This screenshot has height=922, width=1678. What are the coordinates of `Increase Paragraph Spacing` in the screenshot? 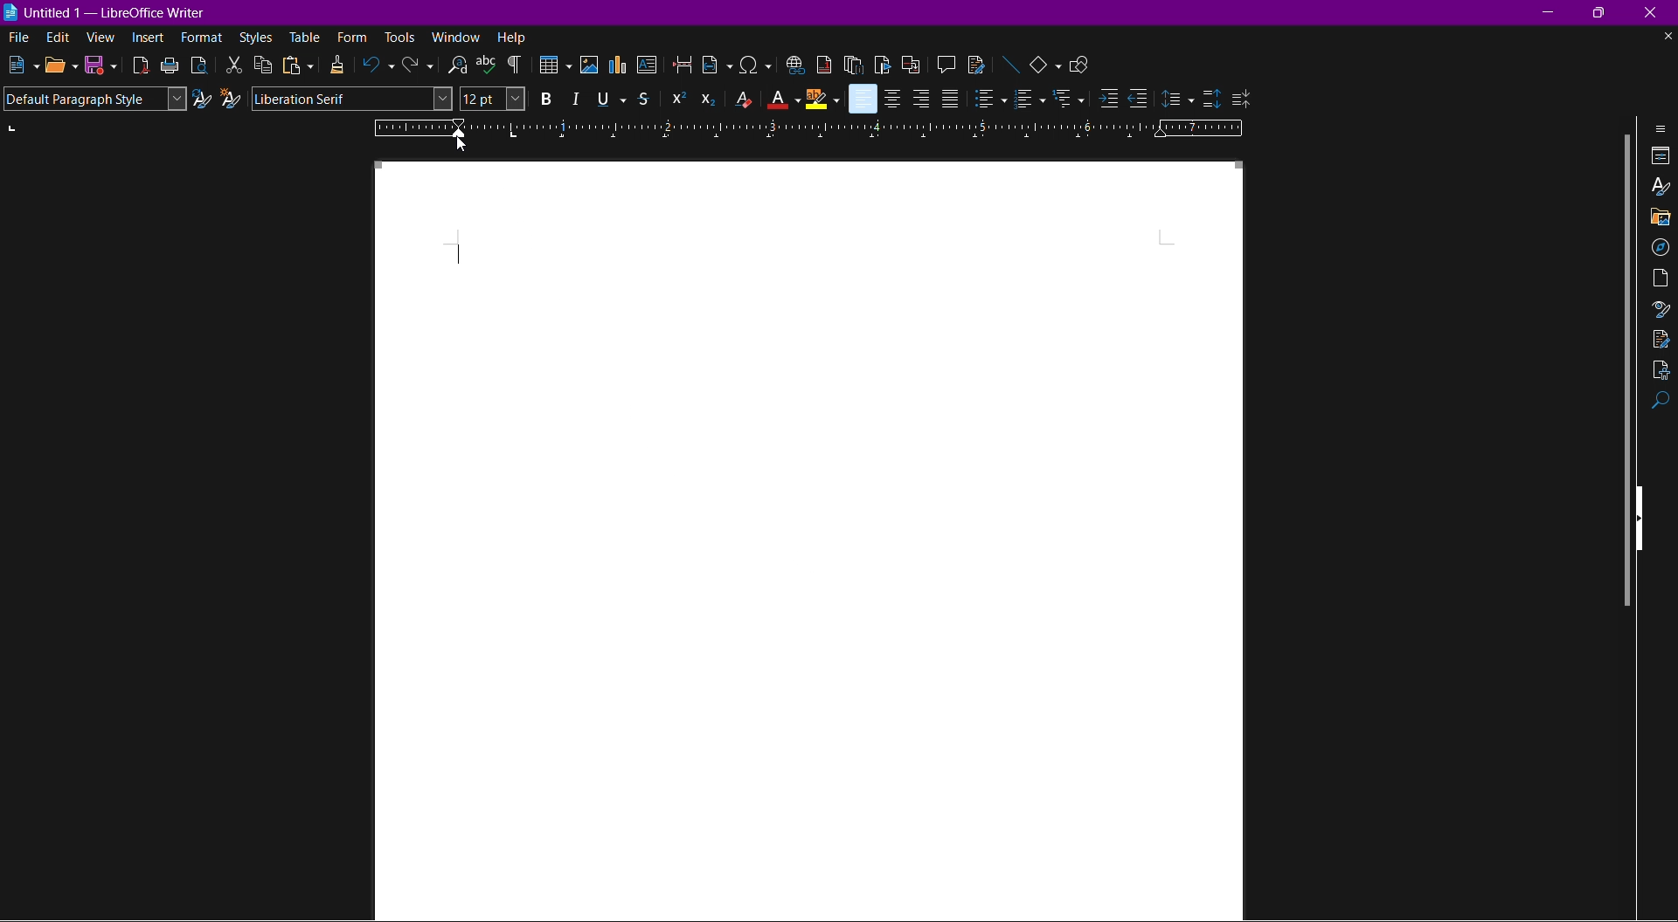 It's located at (1210, 95).